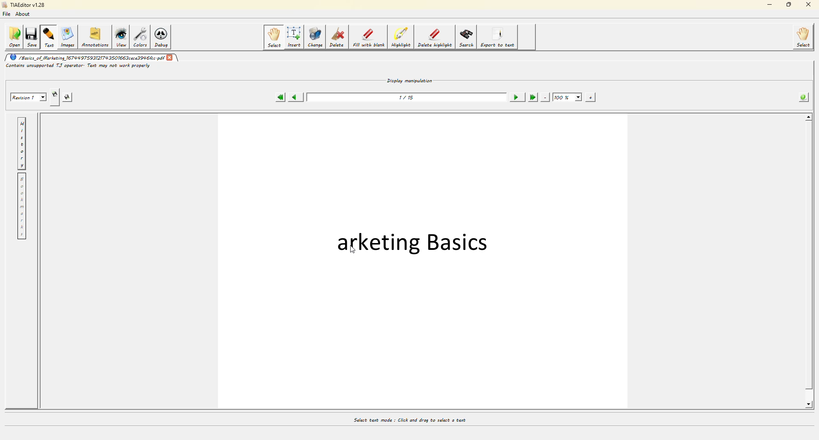  I want to click on view, so click(122, 37).